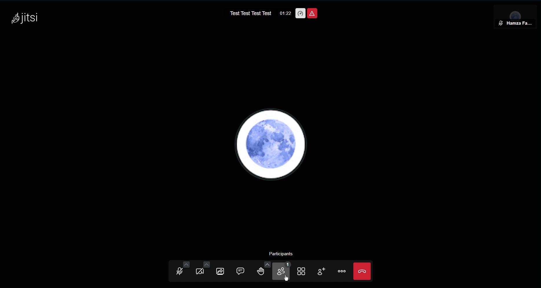  What do you see at coordinates (284, 254) in the screenshot?
I see `Participants` at bounding box center [284, 254].